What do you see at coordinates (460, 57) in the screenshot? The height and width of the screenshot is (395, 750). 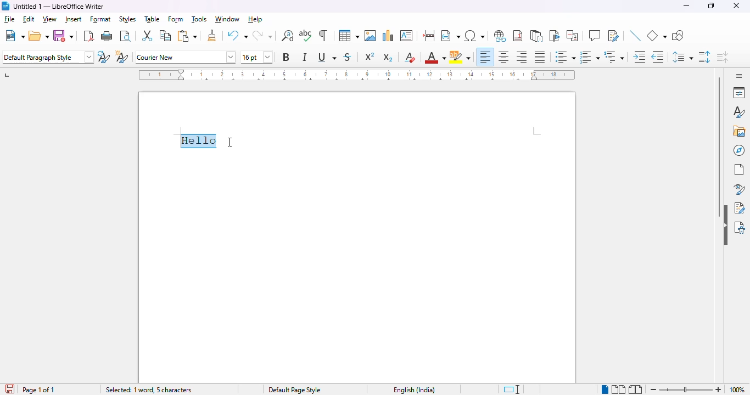 I see `character highlighting color` at bounding box center [460, 57].